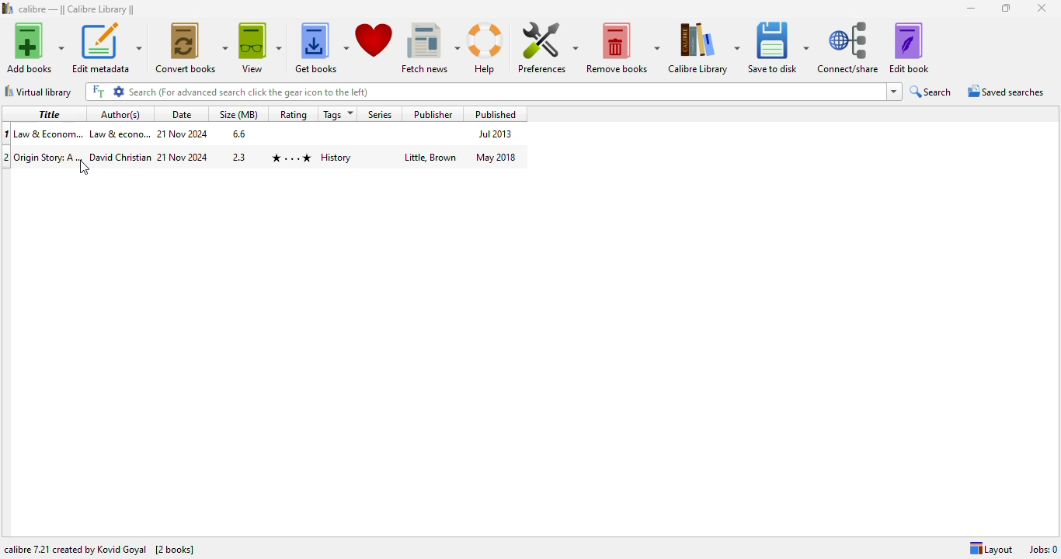 Image resolution: width=1061 pixels, height=559 pixels. I want to click on layout, so click(991, 549).